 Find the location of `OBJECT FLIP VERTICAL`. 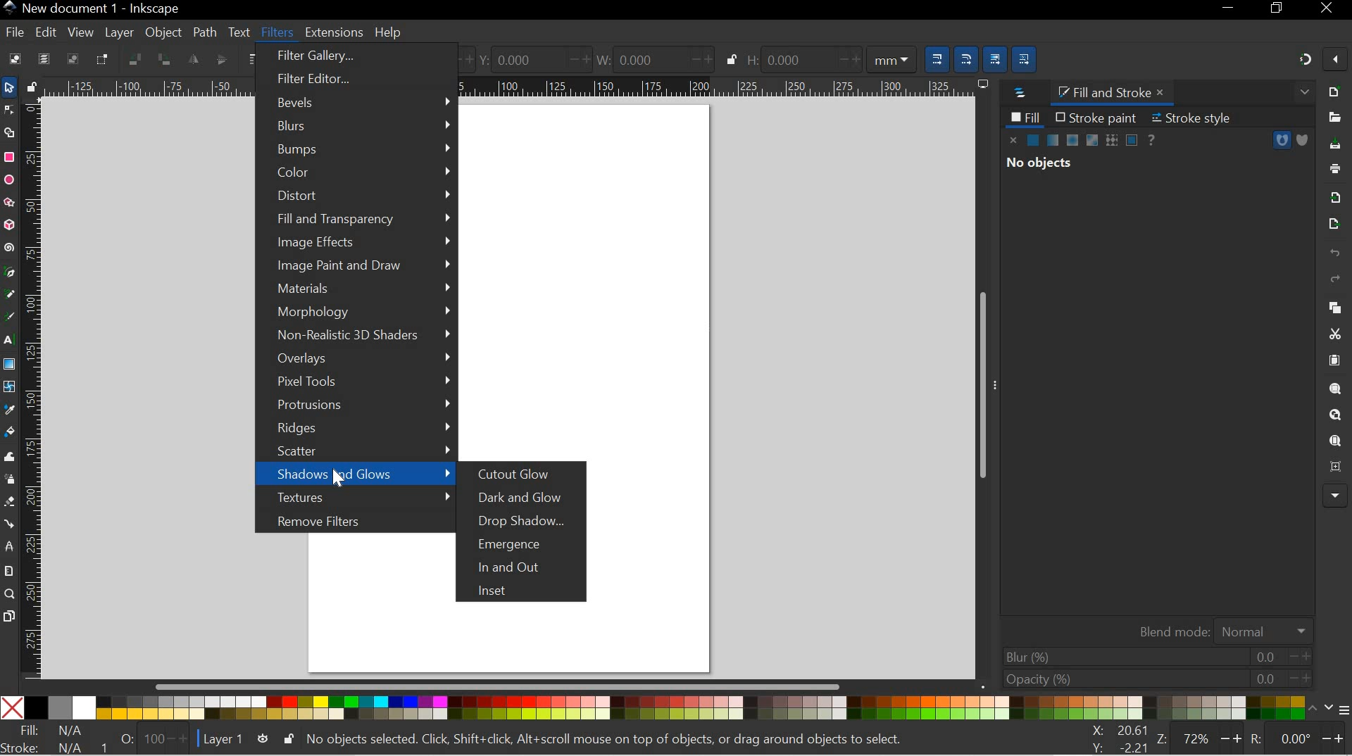

OBJECT FLIP VERTICAL is located at coordinates (220, 59).